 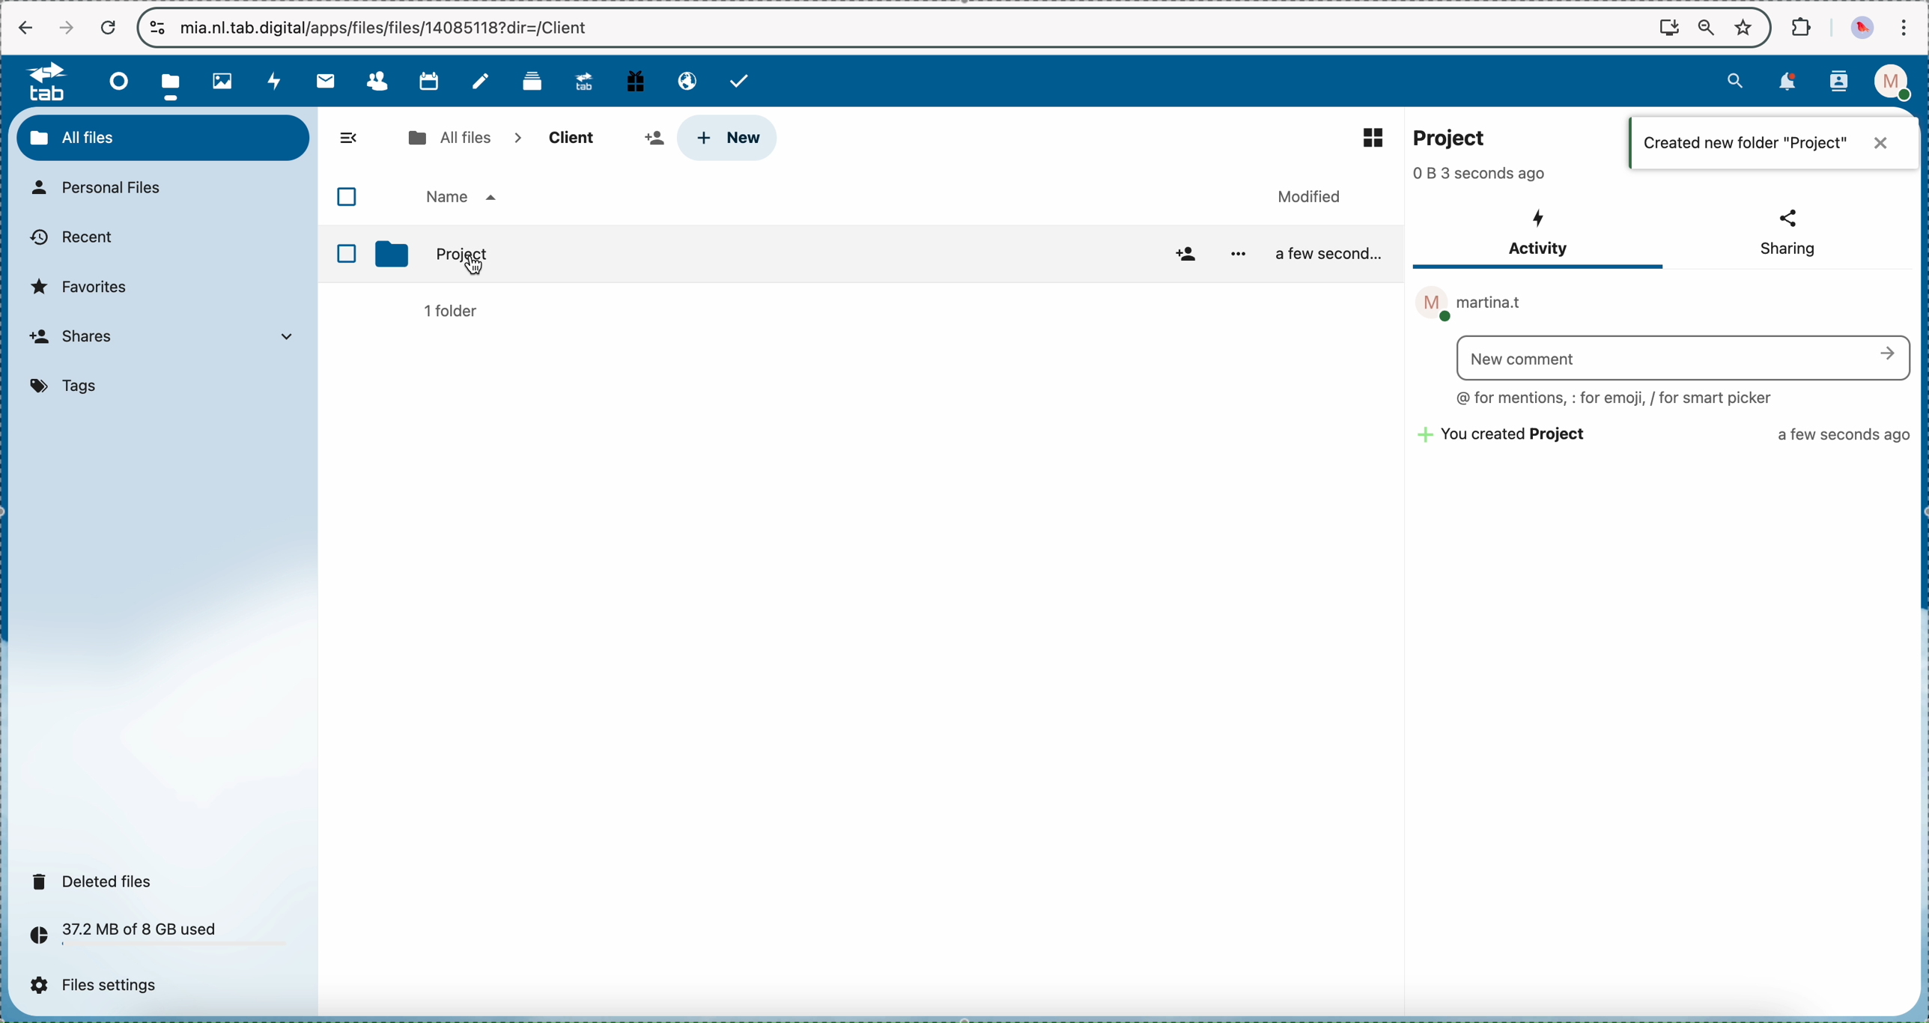 I want to click on 1 folder, so click(x=446, y=309).